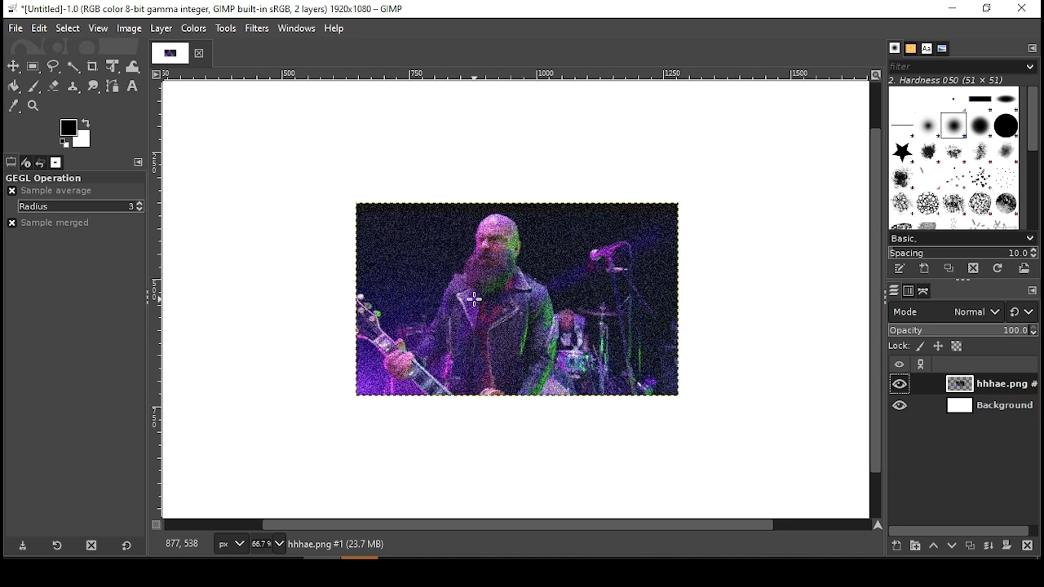 The image size is (1044, 587). What do you see at coordinates (52, 86) in the screenshot?
I see `eraser tool` at bounding box center [52, 86].